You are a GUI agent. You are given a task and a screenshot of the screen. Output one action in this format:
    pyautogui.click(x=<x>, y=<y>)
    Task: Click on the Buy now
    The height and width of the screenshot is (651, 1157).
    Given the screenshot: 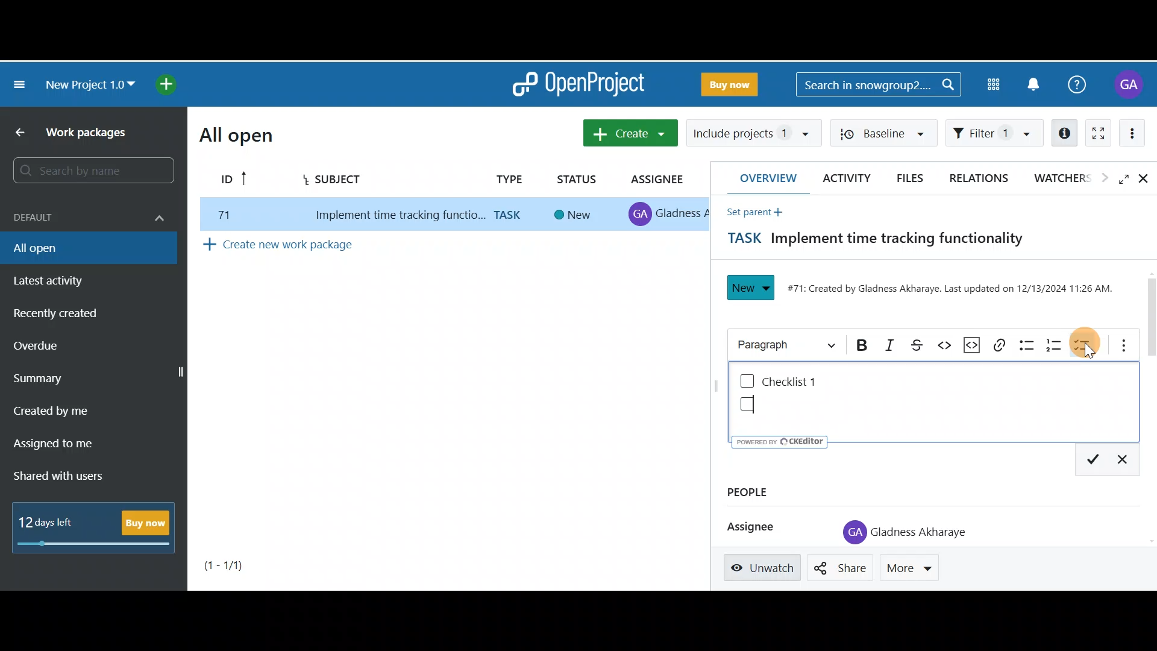 What is the action you would take?
    pyautogui.click(x=720, y=86)
    